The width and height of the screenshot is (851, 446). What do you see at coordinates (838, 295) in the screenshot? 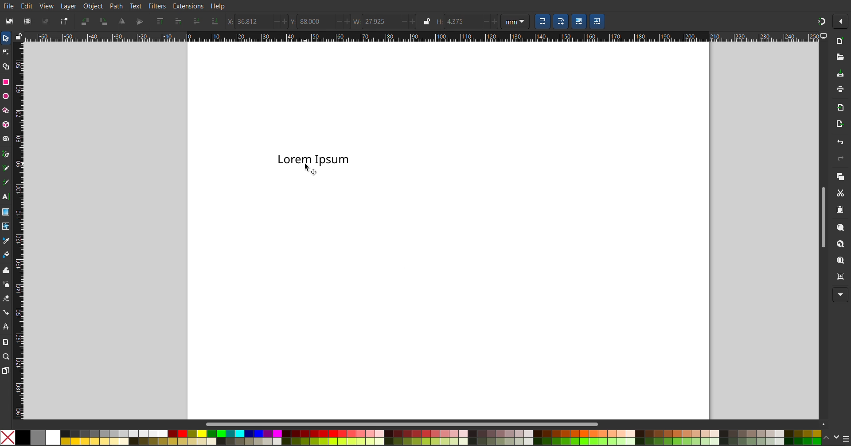
I see `More` at bounding box center [838, 295].